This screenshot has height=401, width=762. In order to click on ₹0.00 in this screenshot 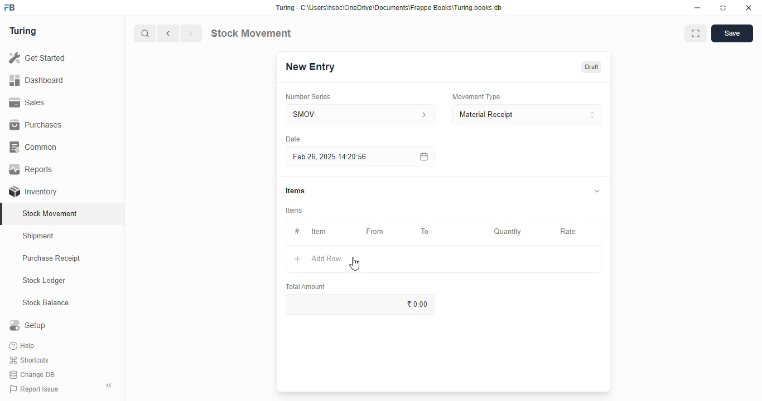, I will do `click(361, 304)`.